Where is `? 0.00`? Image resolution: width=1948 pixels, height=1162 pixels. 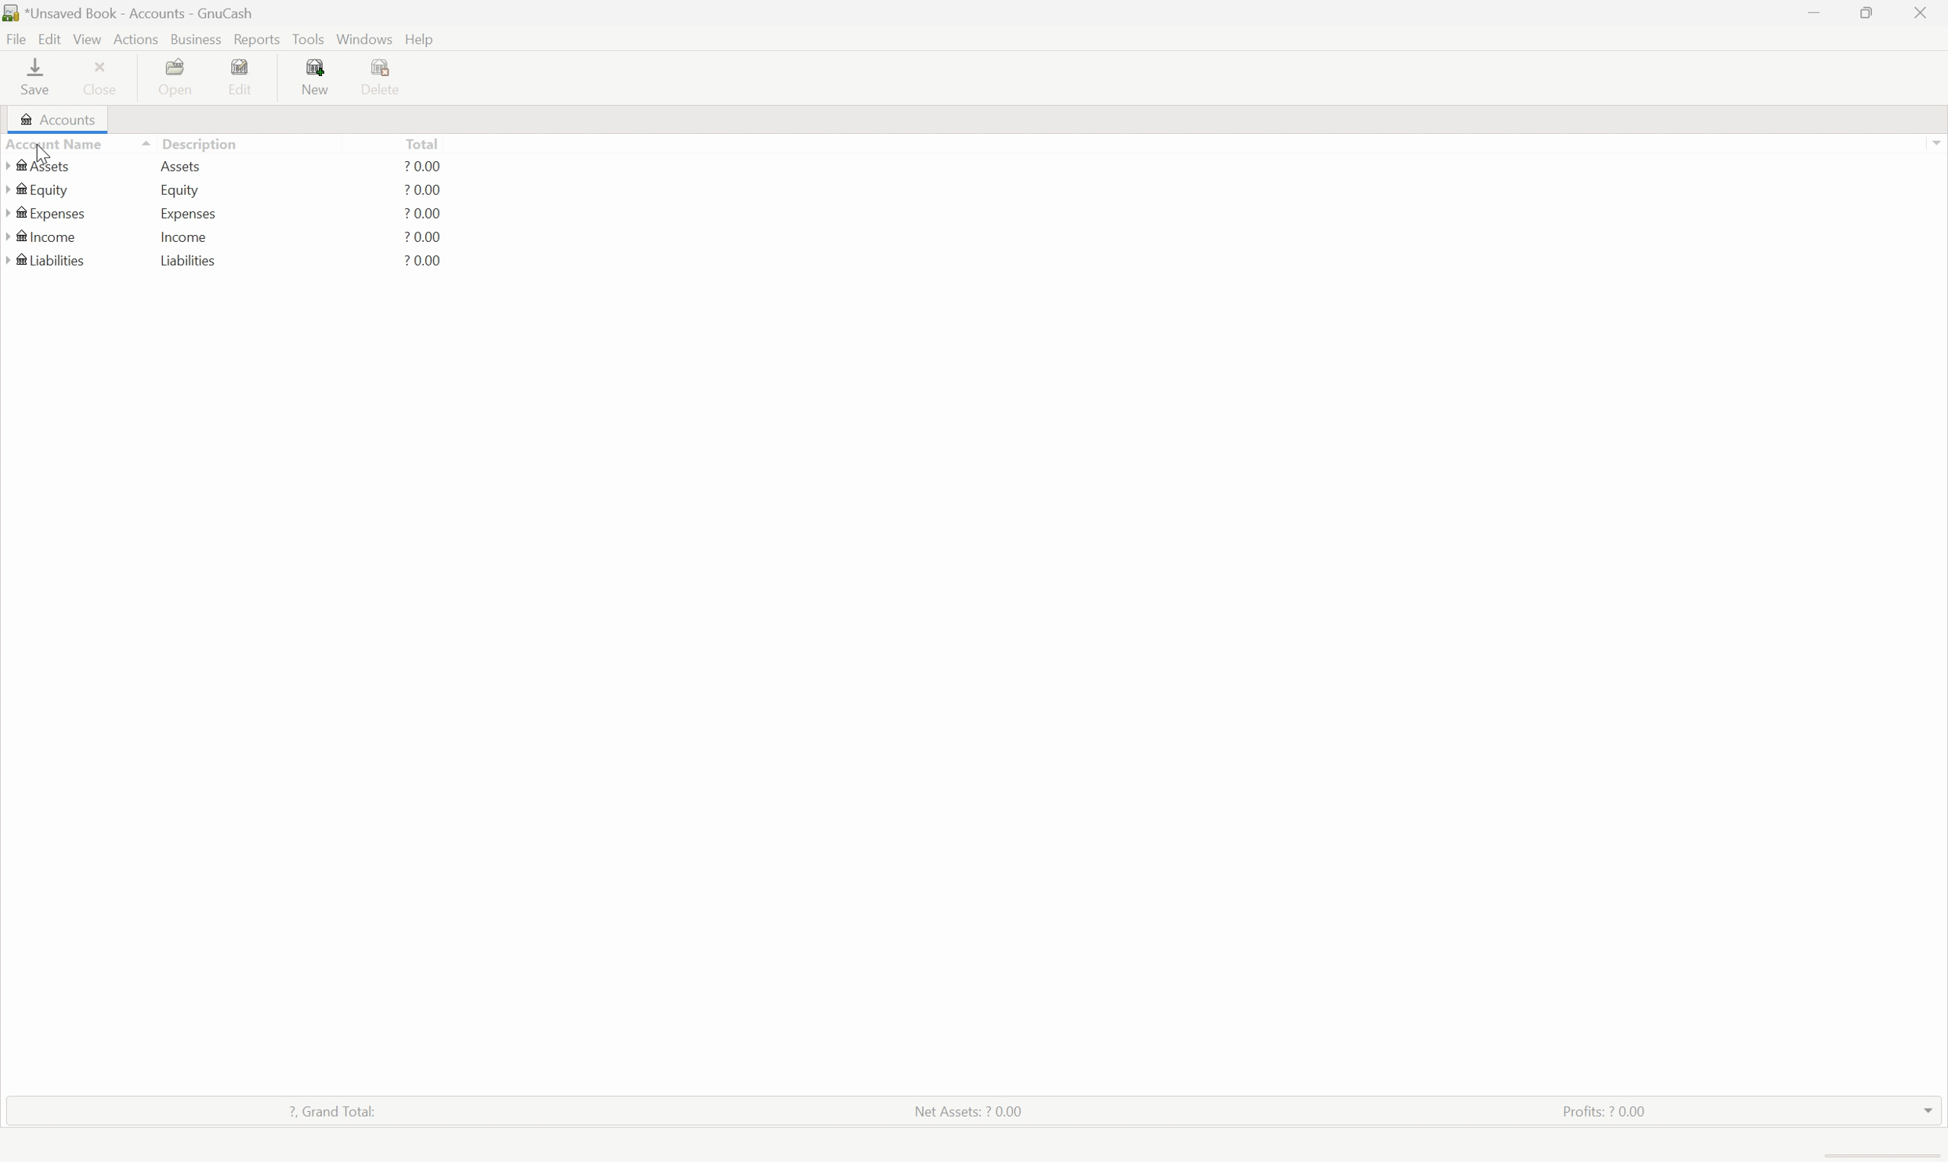
? 0.00 is located at coordinates (424, 261).